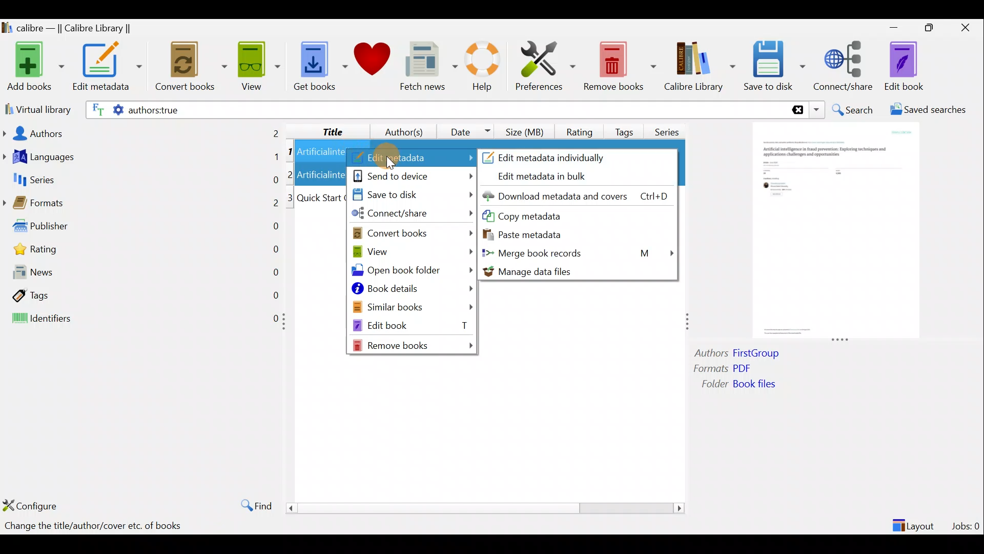 The width and height of the screenshot is (984, 554). I want to click on Adjust column to the right, so click(688, 323).